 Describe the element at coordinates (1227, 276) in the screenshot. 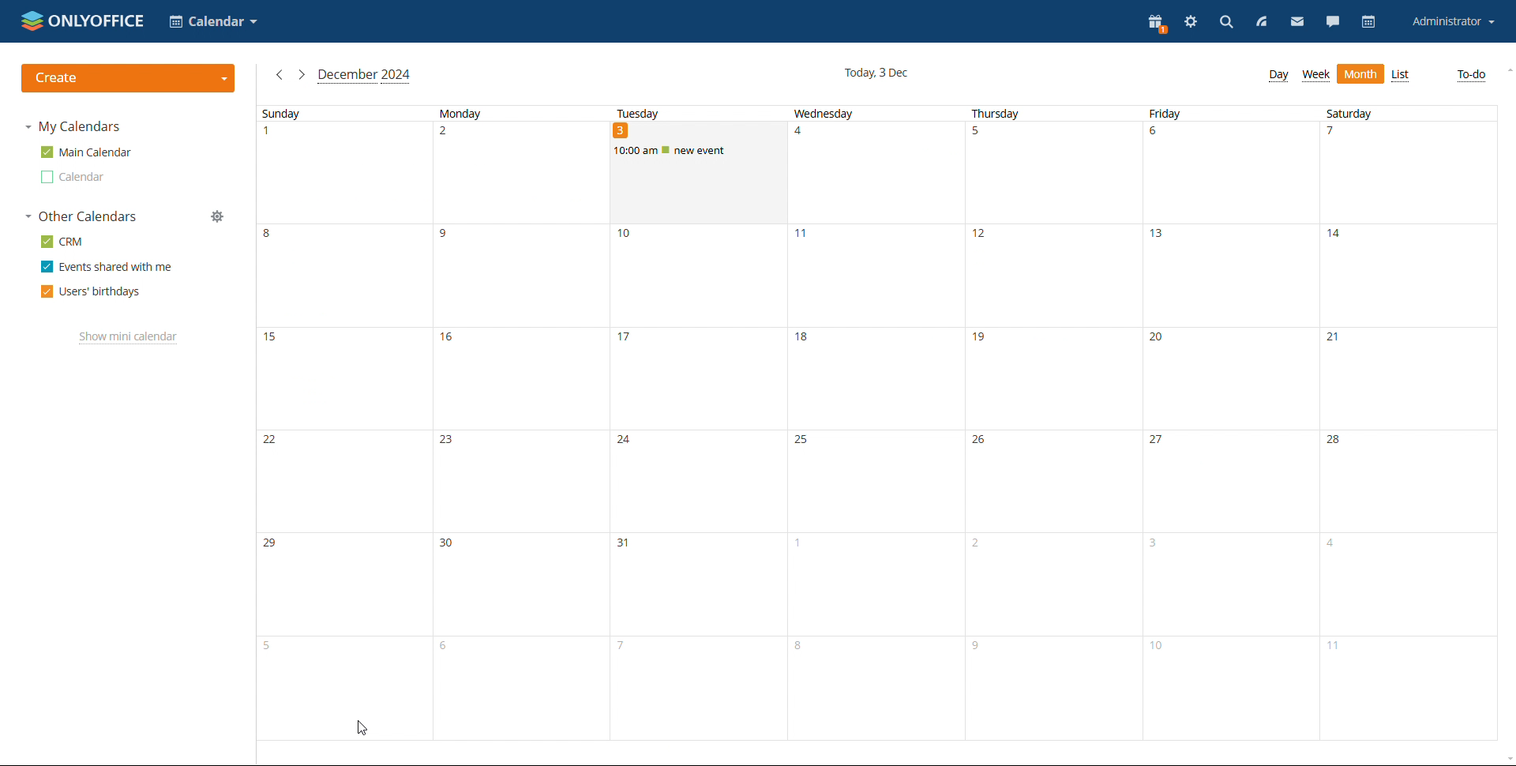

I see `13` at that location.